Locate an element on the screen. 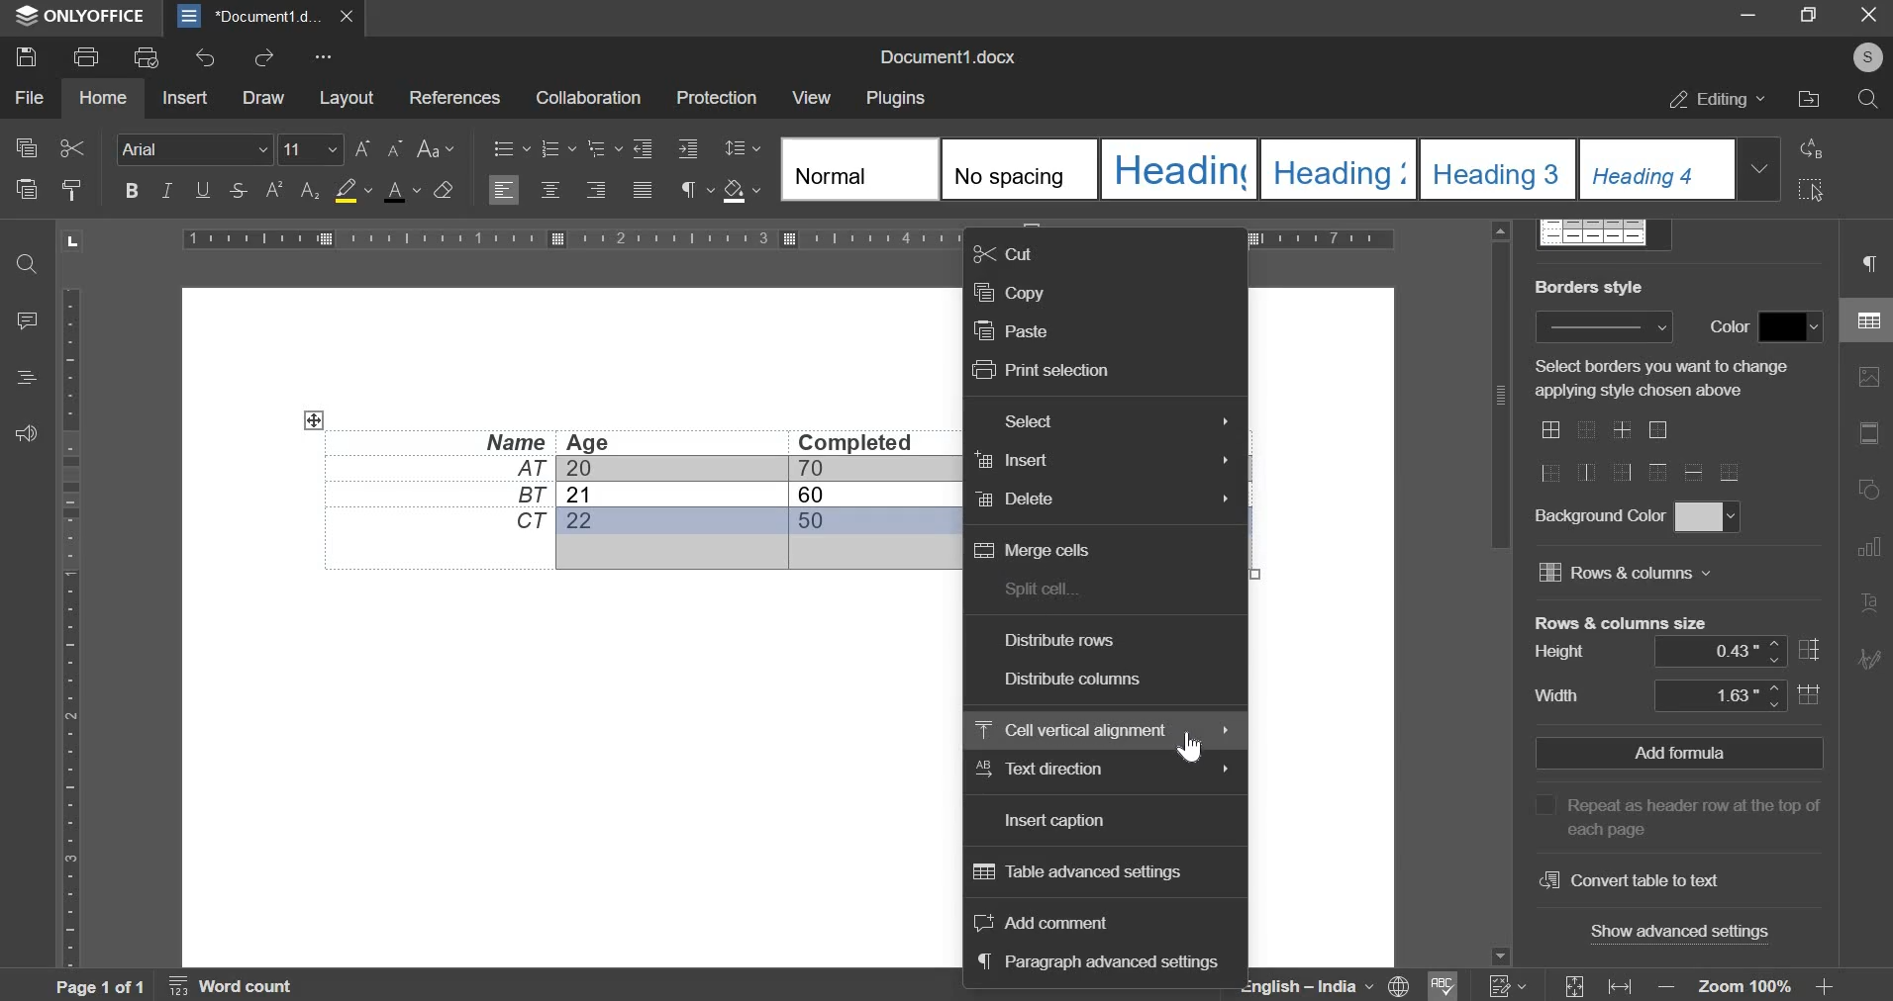  merge cells is located at coordinates (1033, 547).